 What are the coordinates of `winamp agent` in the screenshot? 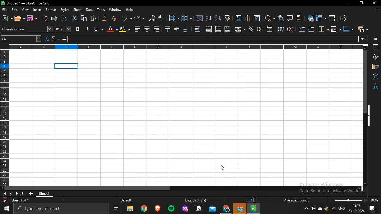 It's located at (327, 210).